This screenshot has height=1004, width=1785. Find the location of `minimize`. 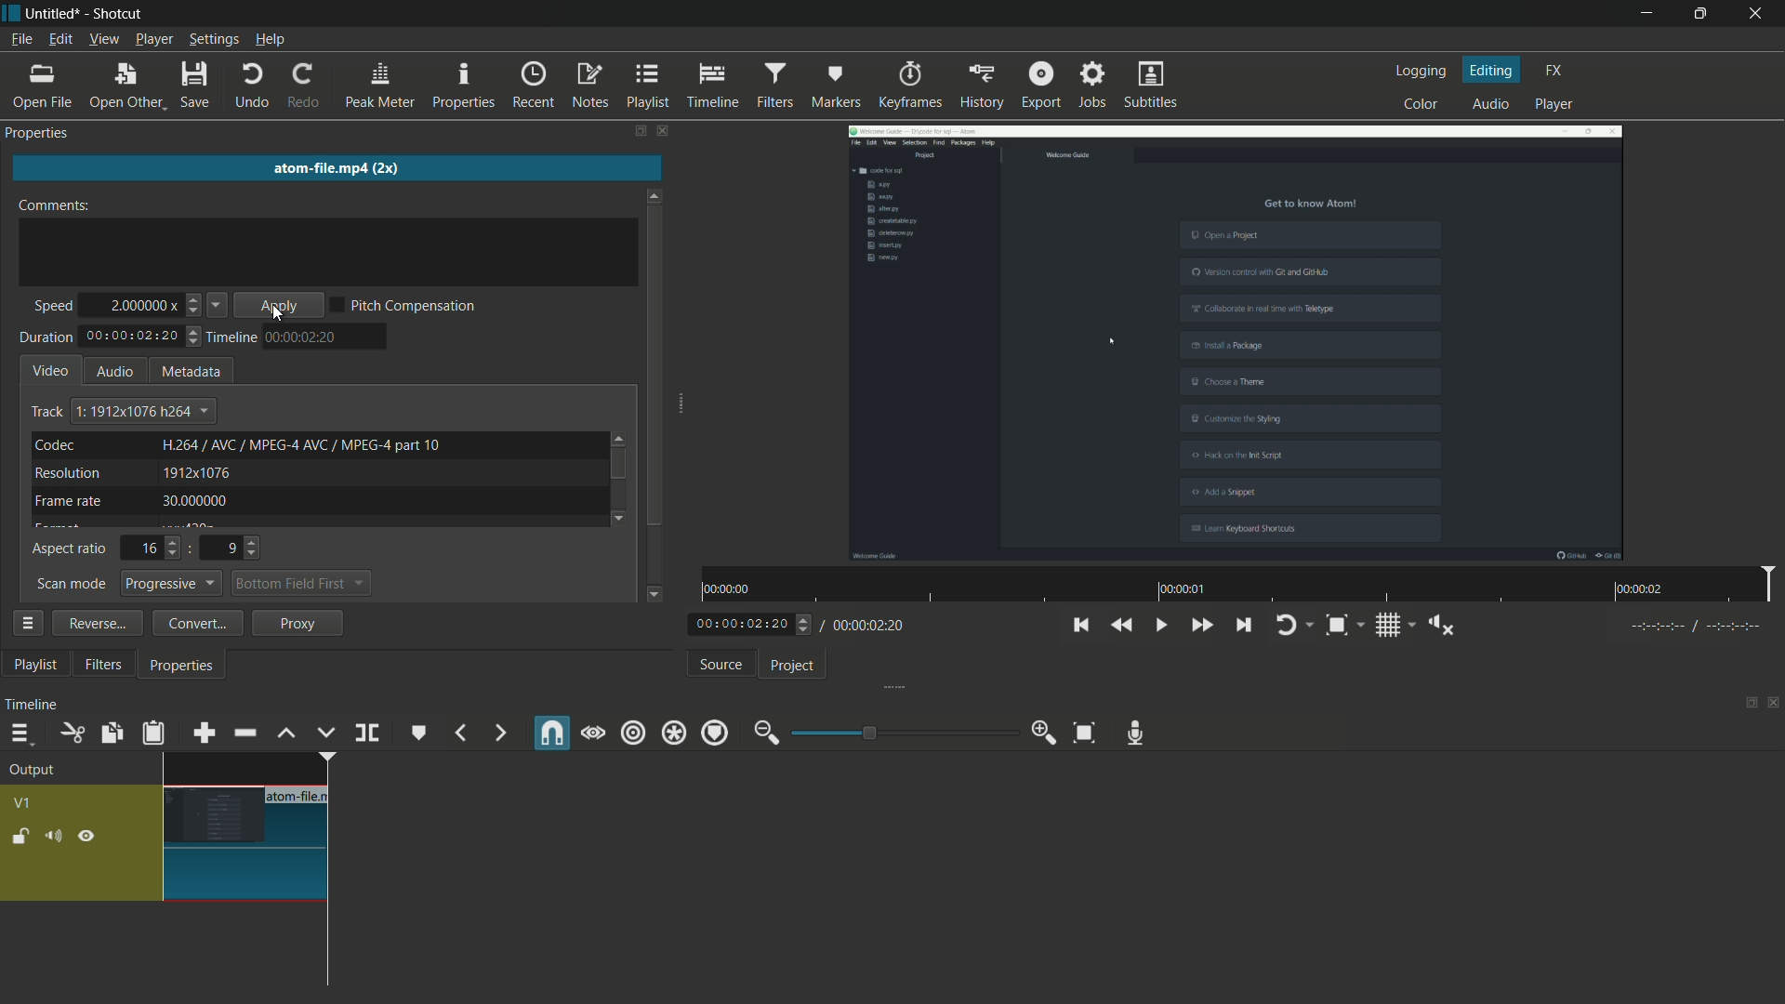

minimize is located at coordinates (1649, 14).